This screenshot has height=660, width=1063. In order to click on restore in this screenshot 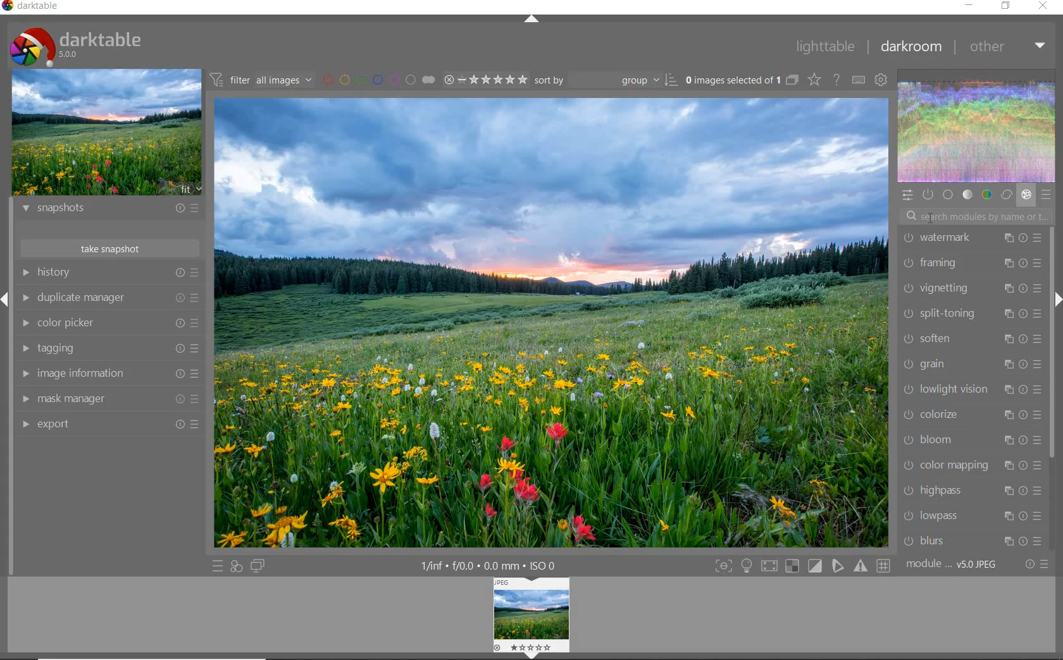, I will do `click(1007, 6)`.